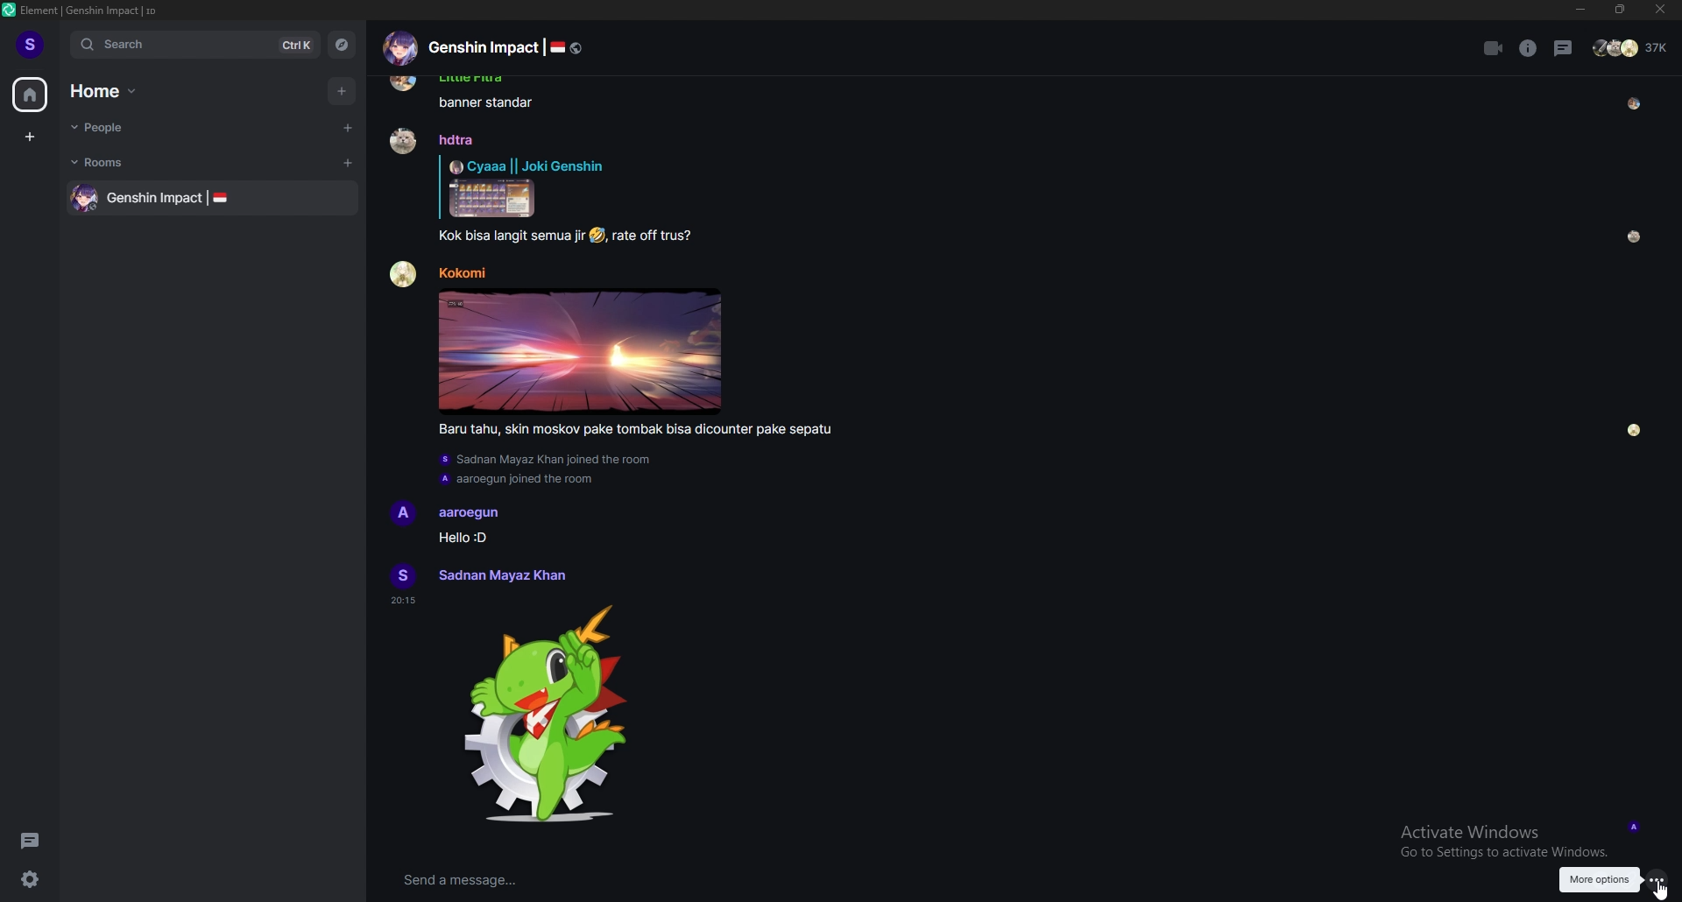  What do you see at coordinates (483, 47) in the screenshot?
I see `Genshin Impact` at bounding box center [483, 47].